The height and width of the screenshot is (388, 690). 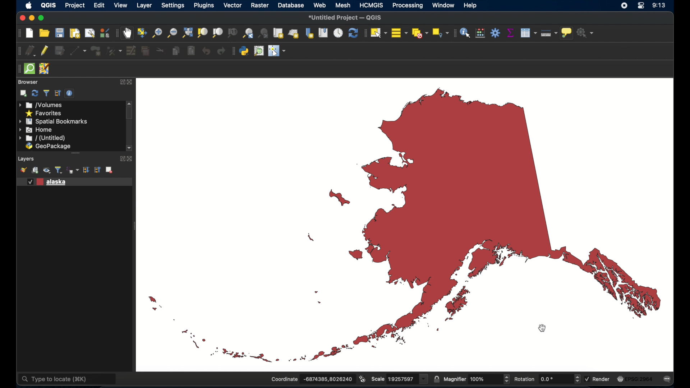 What do you see at coordinates (100, 5) in the screenshot?
I see `edit` at bounding box center [100, 5].